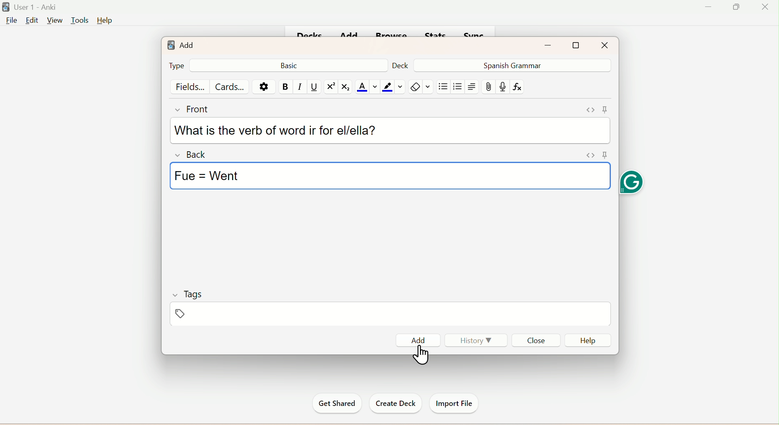  What do you see at coordinates (423, 358) in the screenshot?
I see `cursor` at bounding box center [423, 358].